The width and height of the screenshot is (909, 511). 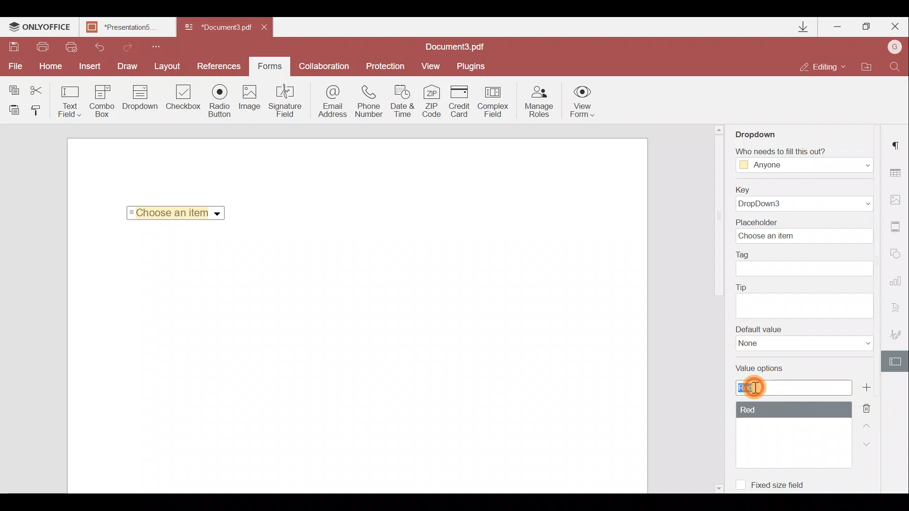 I want to click on Down, so click(x=864, y=444).